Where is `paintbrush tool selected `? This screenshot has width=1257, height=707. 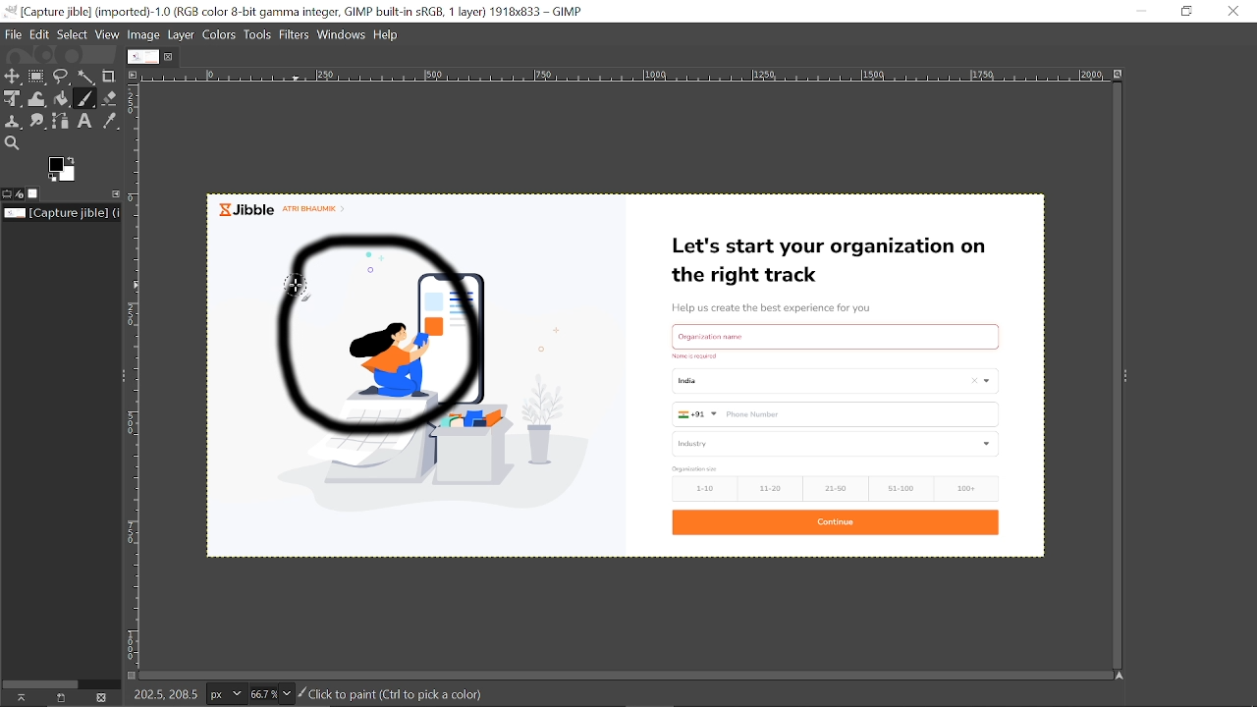
paintbrush tool selected  is located at coordinates (303, 289).